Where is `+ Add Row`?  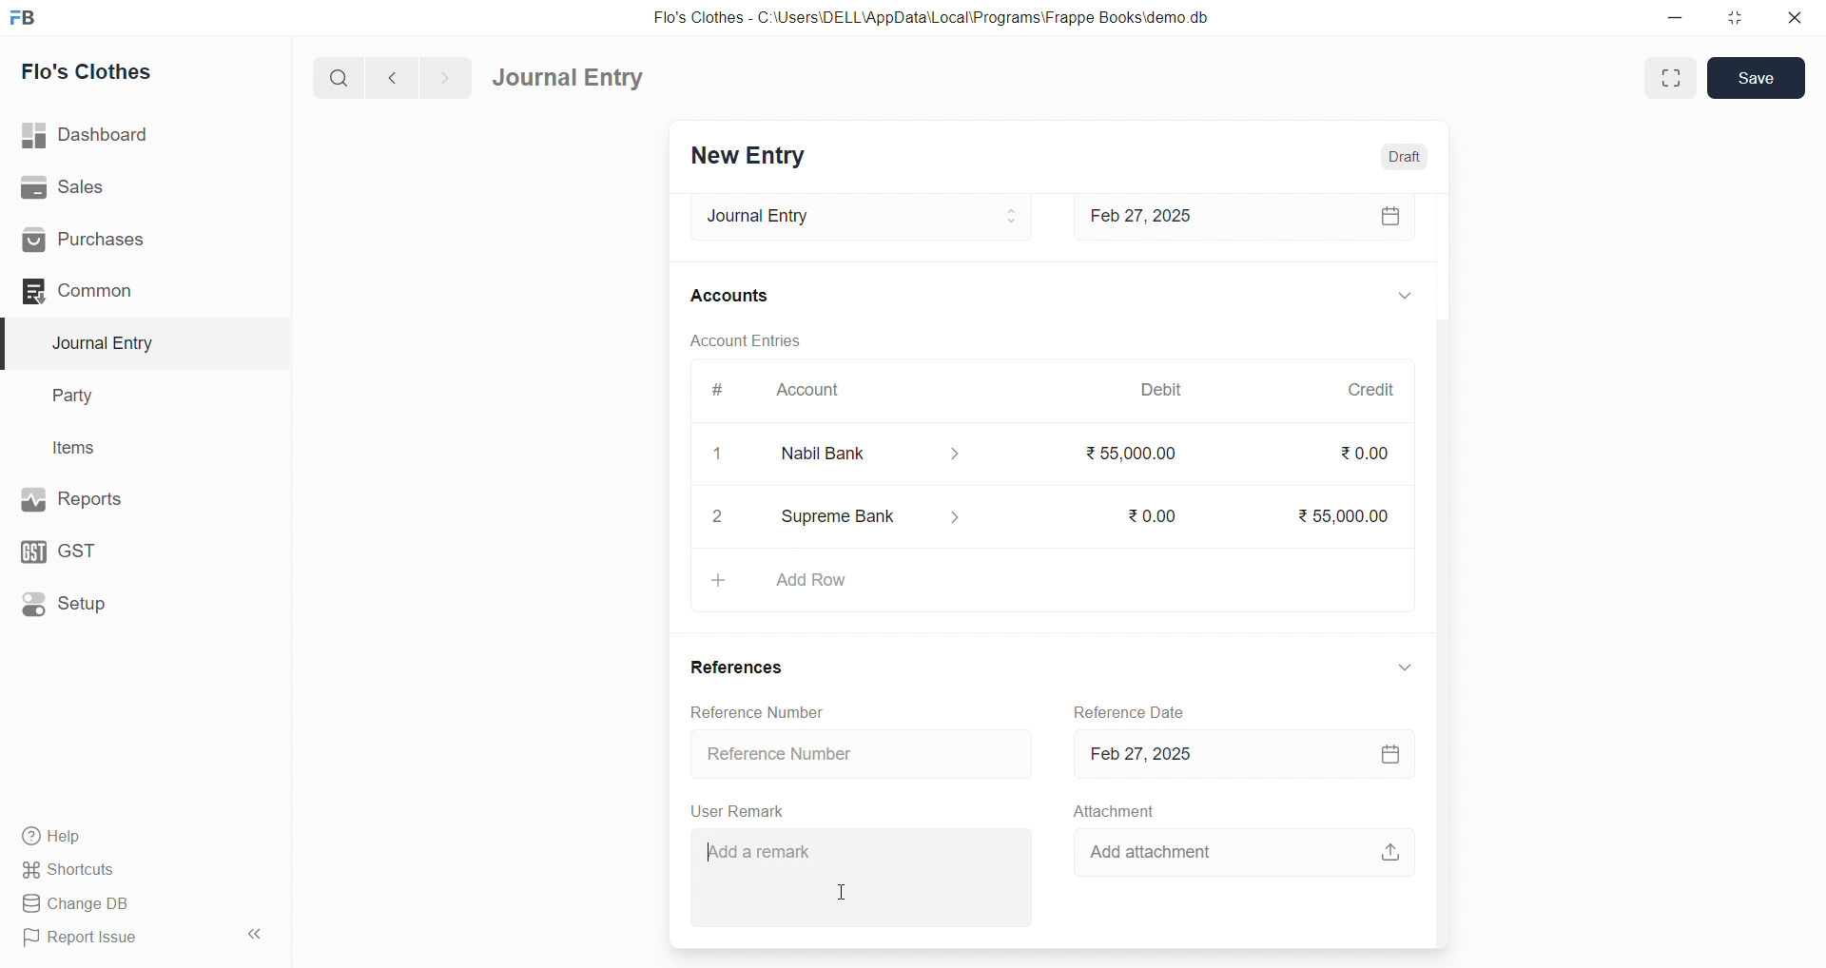 + Add Row is located at coordinates (1049, 580).